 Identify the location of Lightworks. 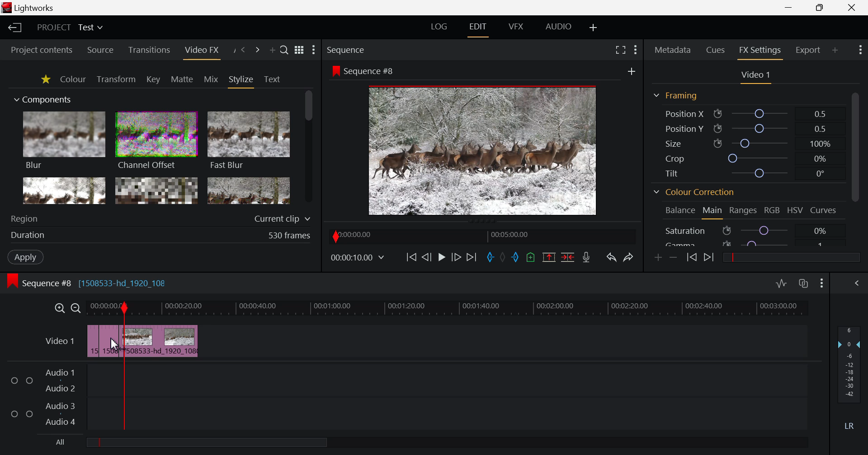
(30, 8).